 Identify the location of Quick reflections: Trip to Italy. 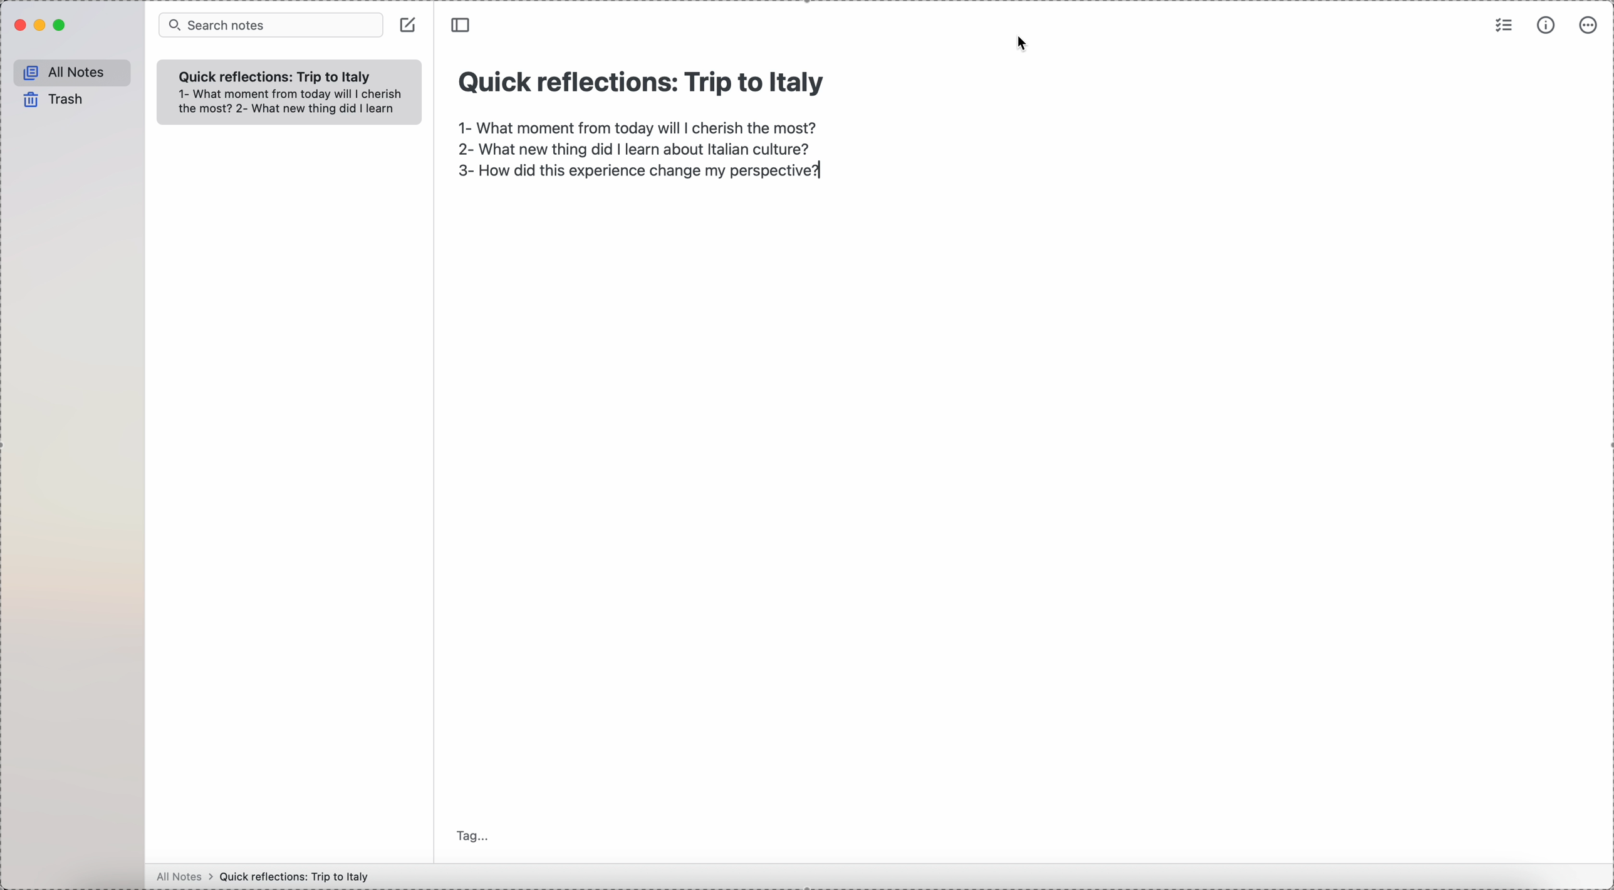
(296, 876).